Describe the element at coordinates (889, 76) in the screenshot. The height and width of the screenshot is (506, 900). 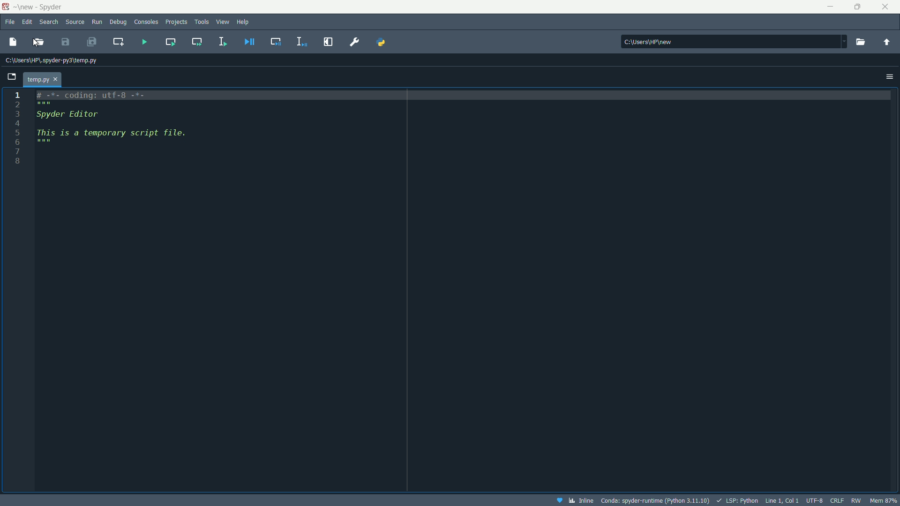
I see `Options` at that location.